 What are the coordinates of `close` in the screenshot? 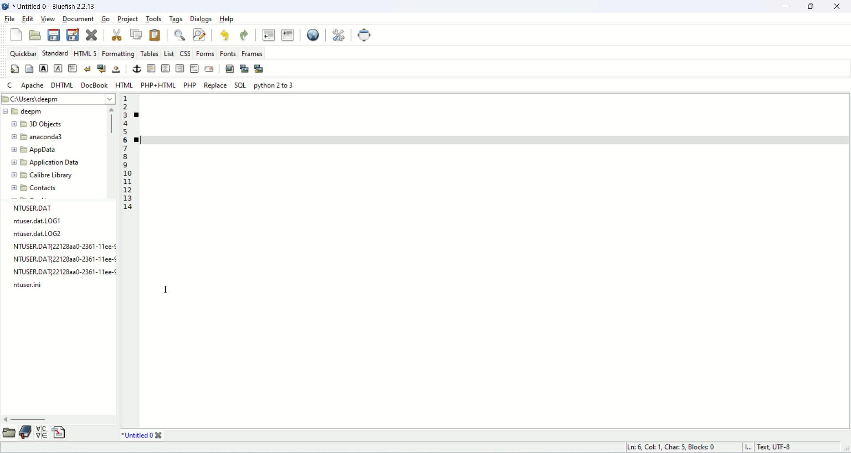 It's located at (91, 35).